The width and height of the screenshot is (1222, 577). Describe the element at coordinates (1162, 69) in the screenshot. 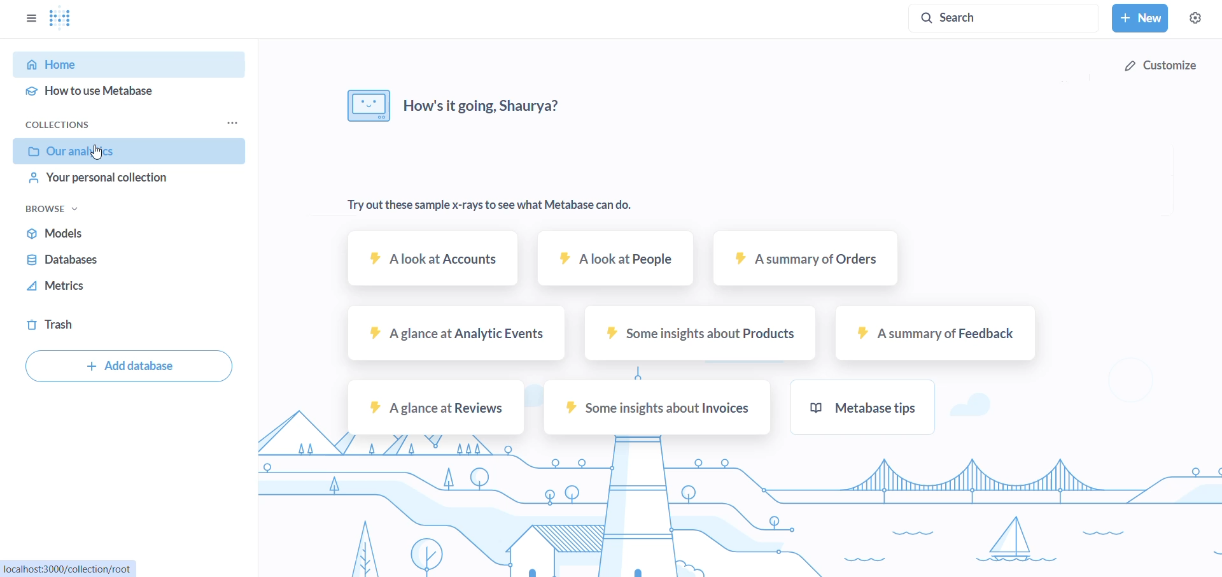

I see `customize` at that location.